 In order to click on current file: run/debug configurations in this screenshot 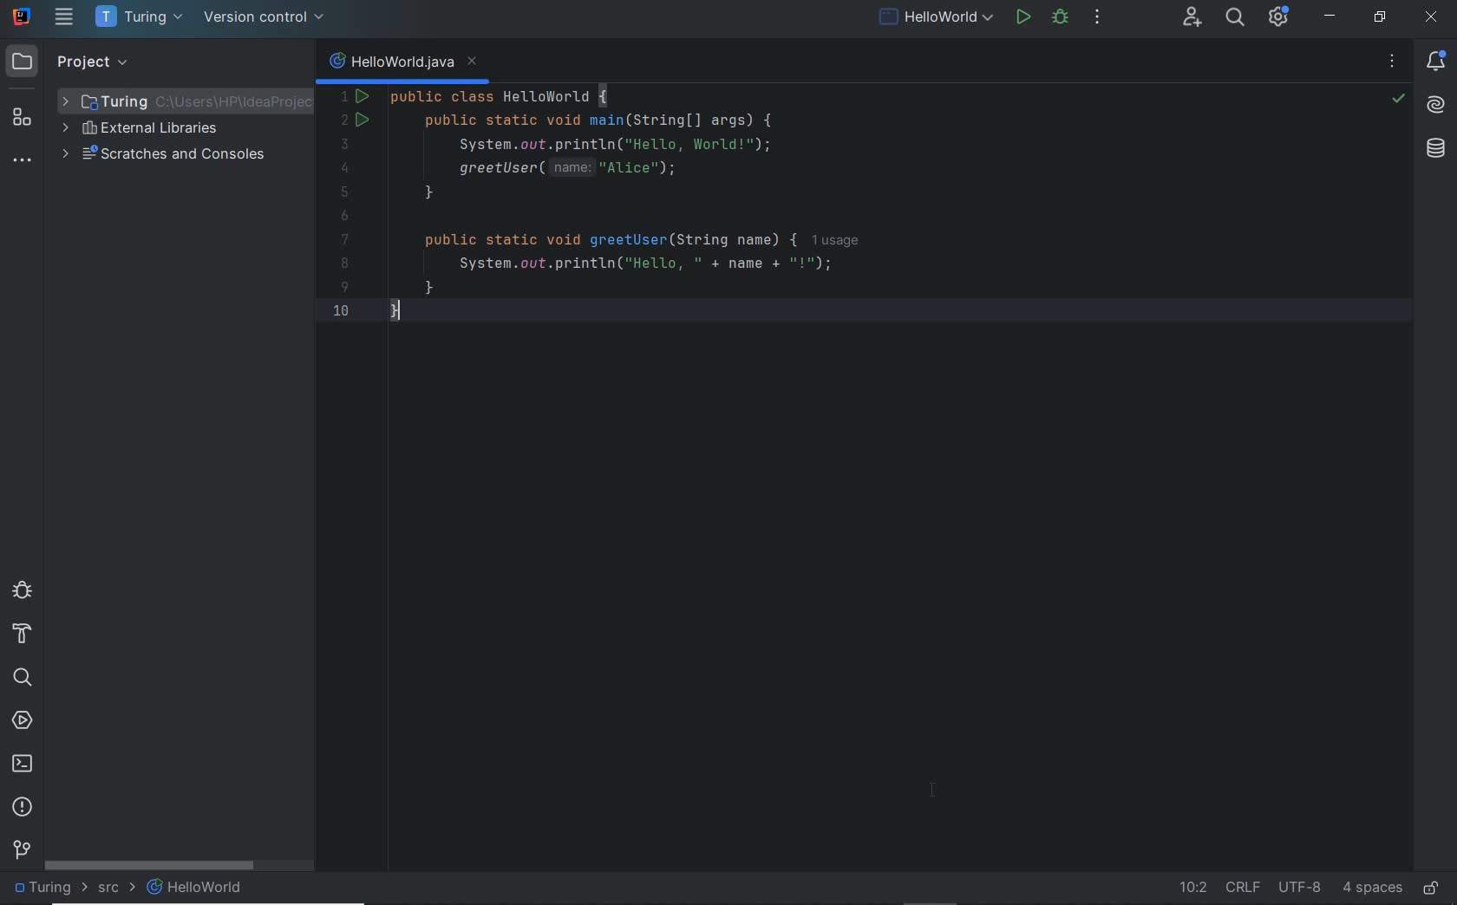, I will do `click(929, 18)`.